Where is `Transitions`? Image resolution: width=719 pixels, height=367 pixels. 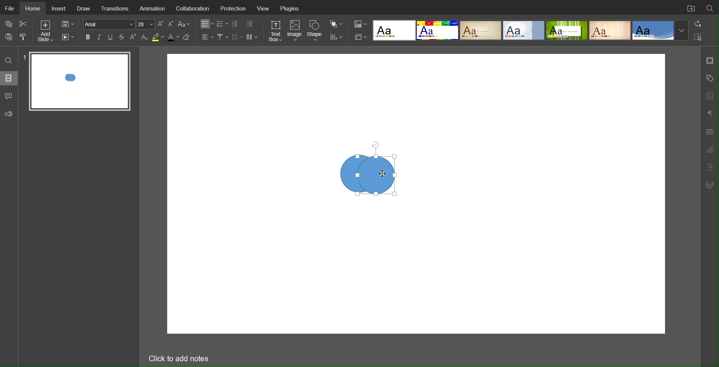 Transitions is located at coordinates (116, 7).